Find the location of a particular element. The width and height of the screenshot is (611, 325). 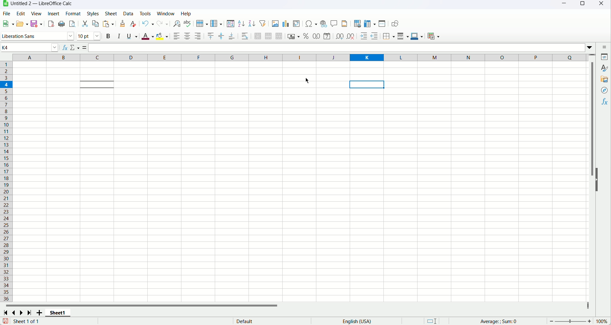

Format as date is located at coordinates (327, 36).